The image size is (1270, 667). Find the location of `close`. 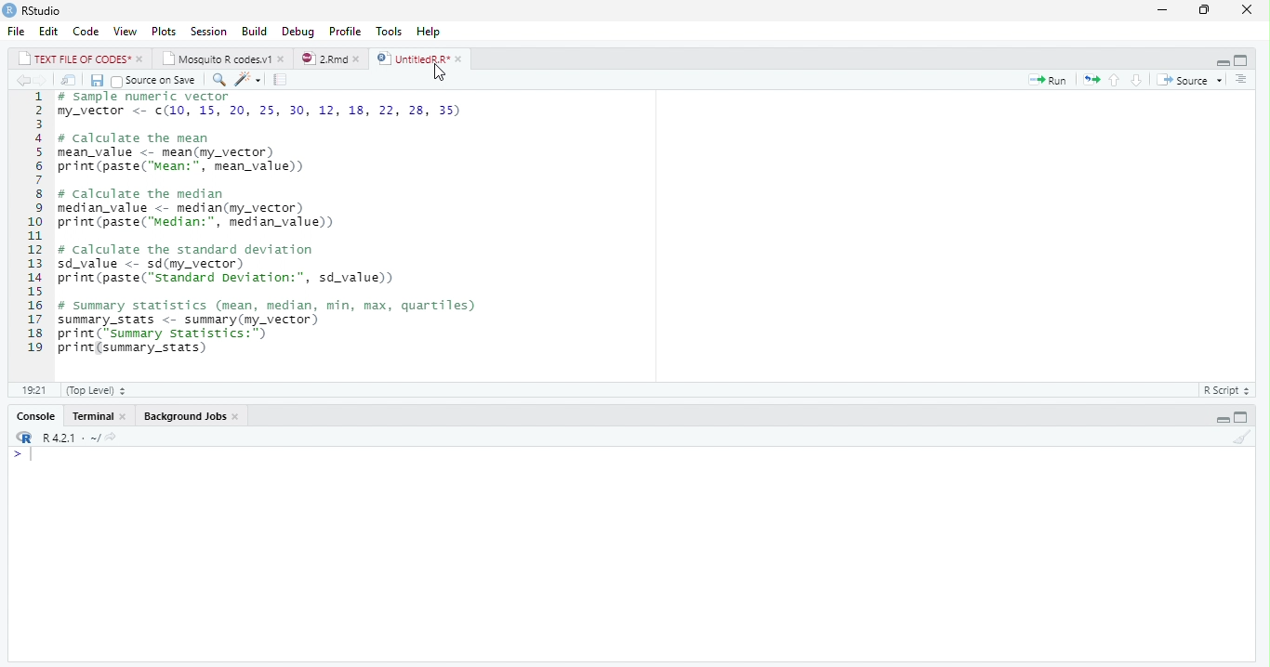

close is located at coordinates (461, 59).